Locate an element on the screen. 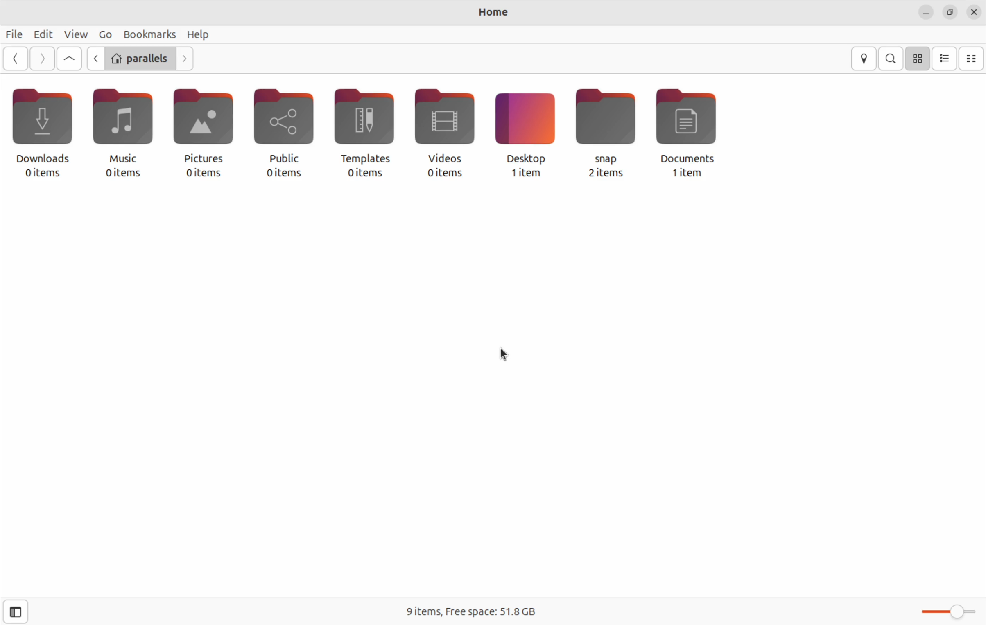 Image resolution: width=986 pixels, height=625 pixels. 1 item is located at coordinates (525, 174).